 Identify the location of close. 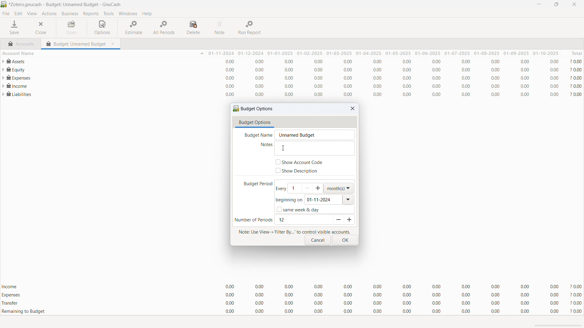
(574, 4).